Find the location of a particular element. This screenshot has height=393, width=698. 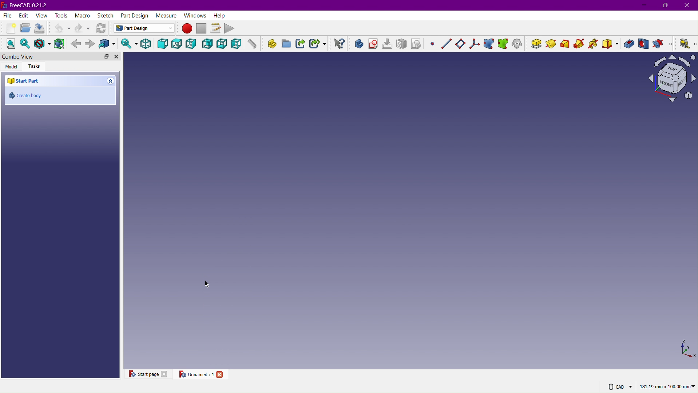

Create body is located at coordinates (60, 96).